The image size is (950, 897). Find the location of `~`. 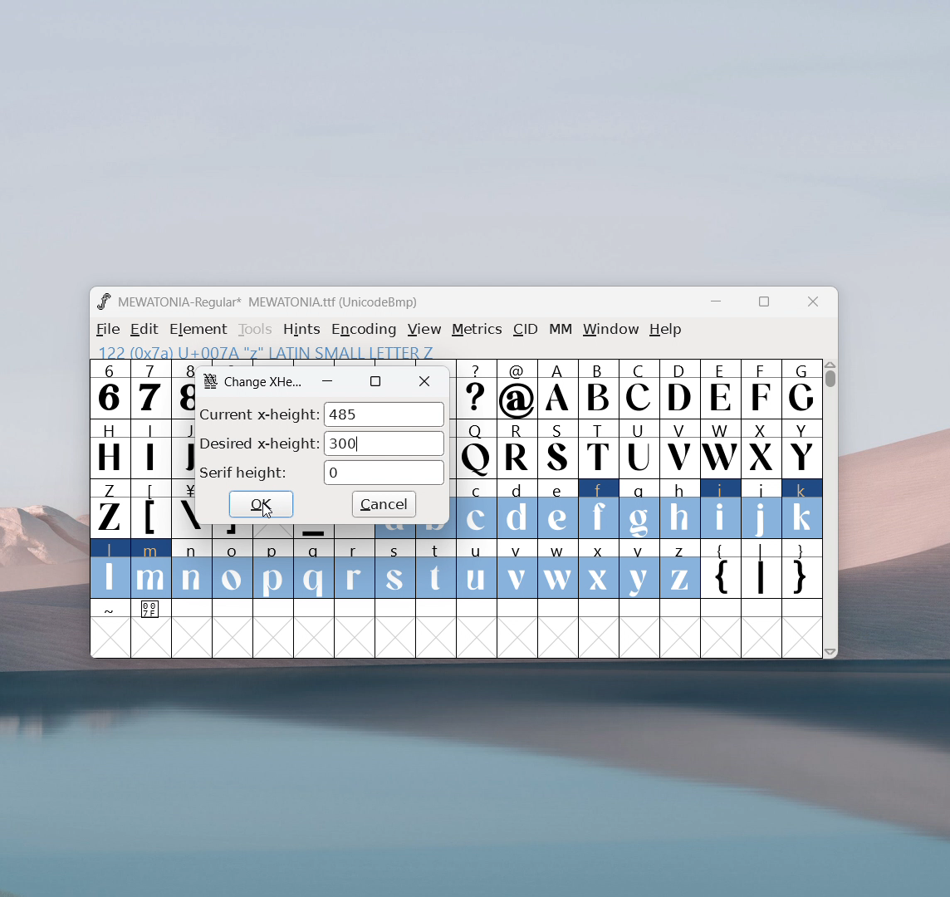

~ is located at coordinates (110, 610).